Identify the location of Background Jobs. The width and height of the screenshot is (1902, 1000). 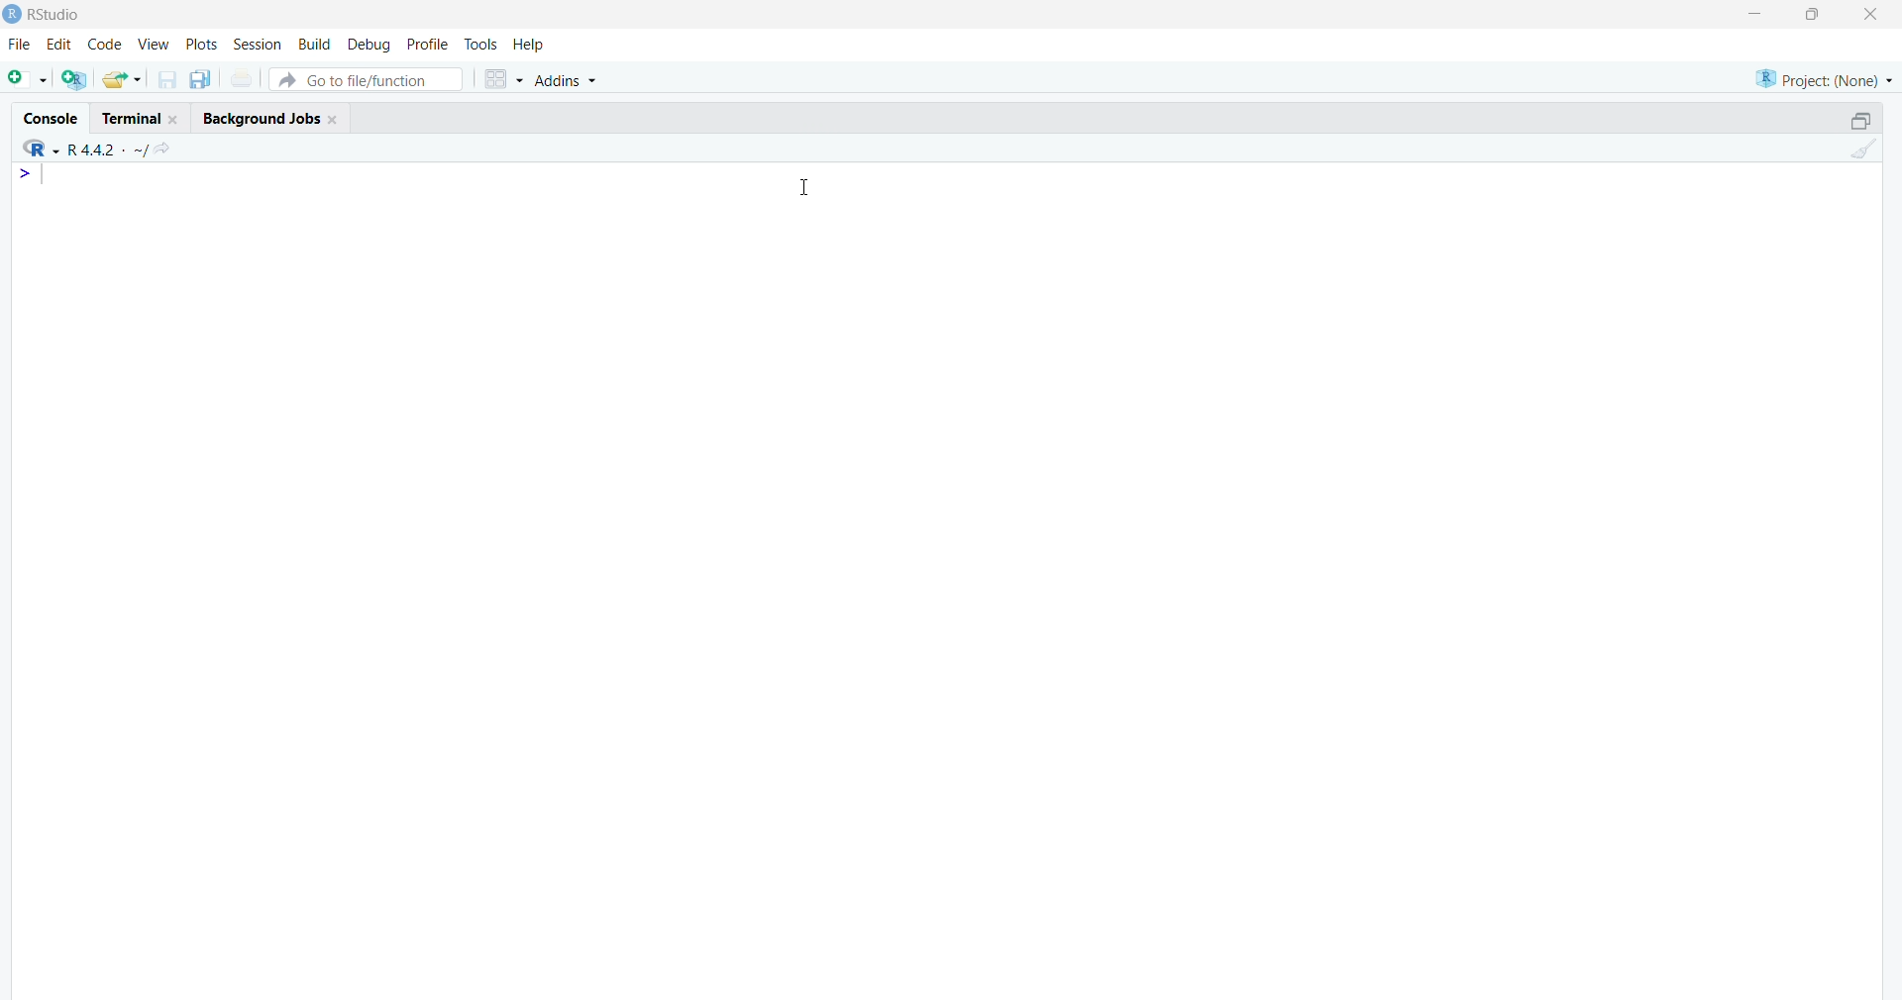
(269, 115).